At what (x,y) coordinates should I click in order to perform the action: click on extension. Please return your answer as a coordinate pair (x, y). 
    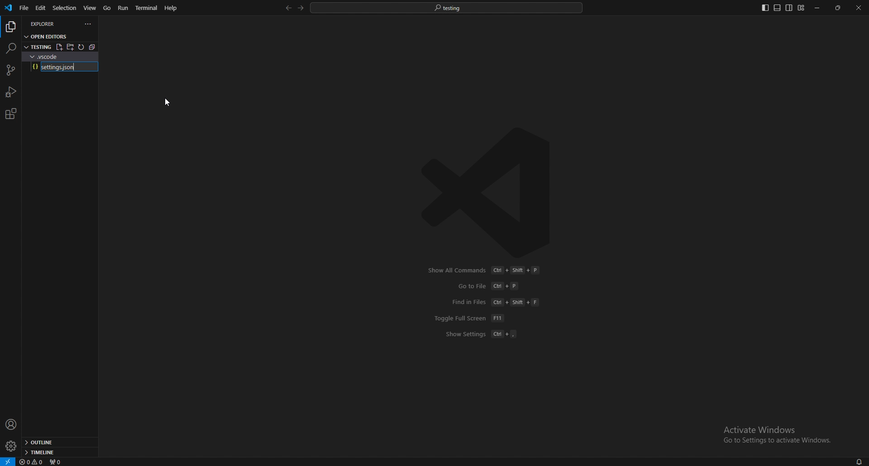
    Looking at the image, I should click on (10, 114).